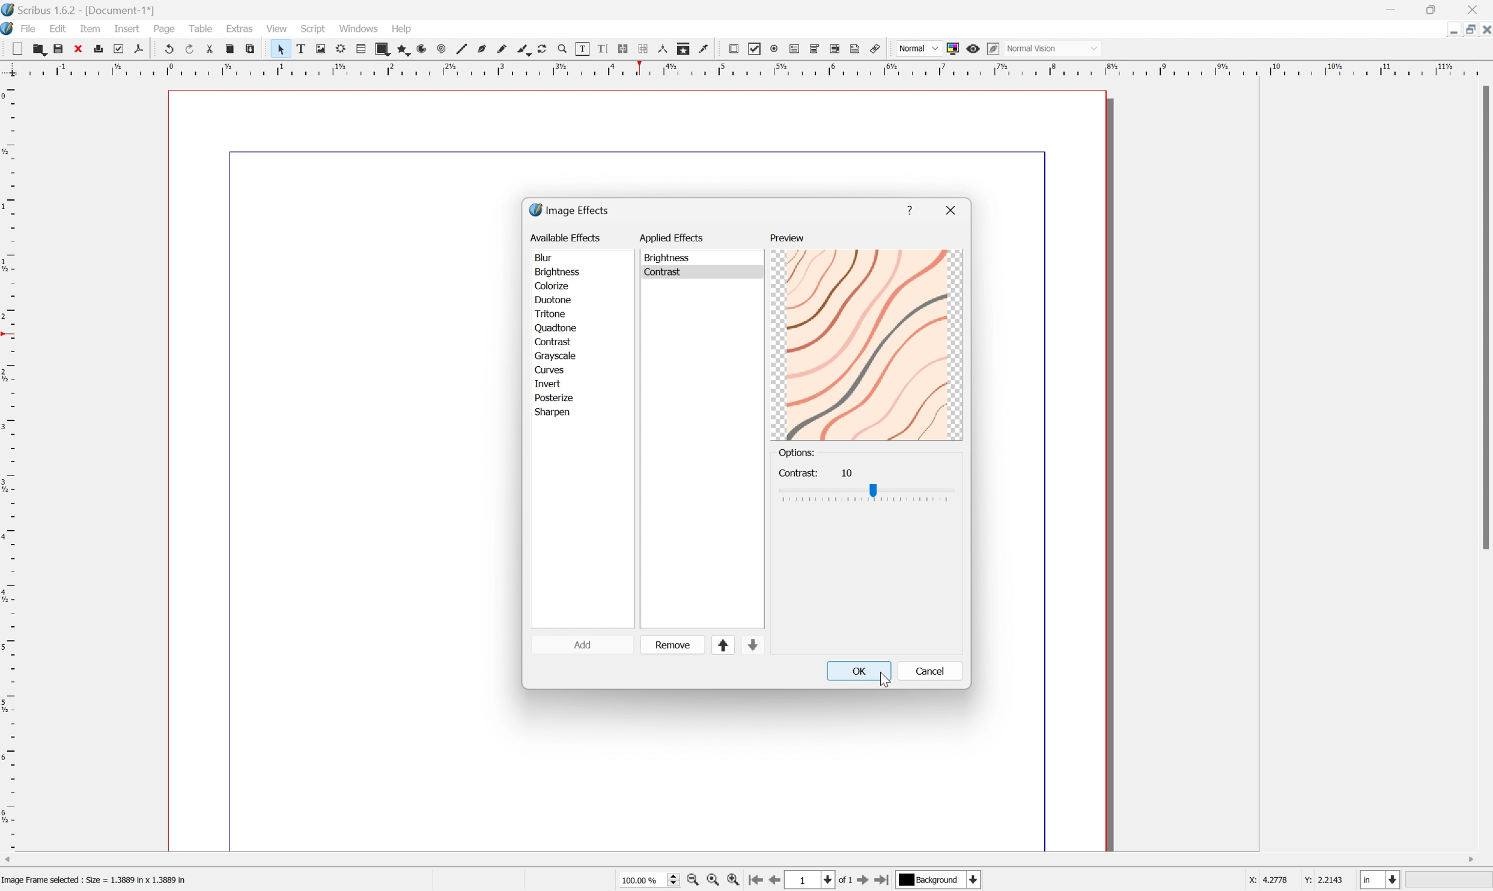  Describe the element at coordinates (556, 355) in the screenshot. I see `grayscale` at that location.